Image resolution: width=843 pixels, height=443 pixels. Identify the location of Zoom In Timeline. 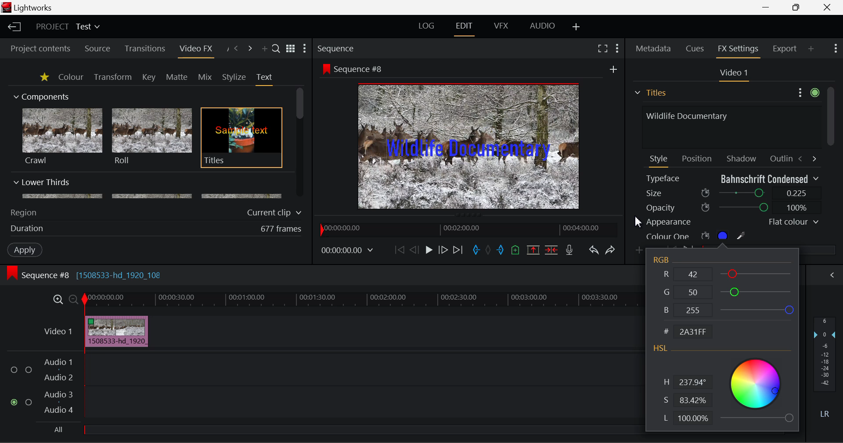
(58, 302).